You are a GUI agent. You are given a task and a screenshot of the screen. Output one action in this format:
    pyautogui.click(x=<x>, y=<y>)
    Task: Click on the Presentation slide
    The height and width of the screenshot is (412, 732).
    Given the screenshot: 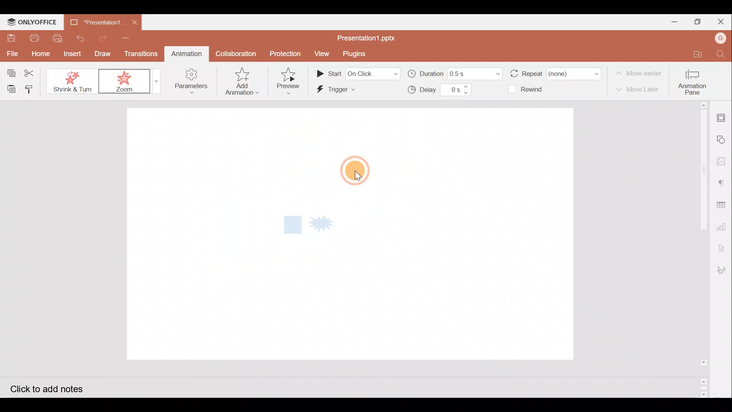 What is the action you would take?
    pyautogui.click(x=482, y=235)
    